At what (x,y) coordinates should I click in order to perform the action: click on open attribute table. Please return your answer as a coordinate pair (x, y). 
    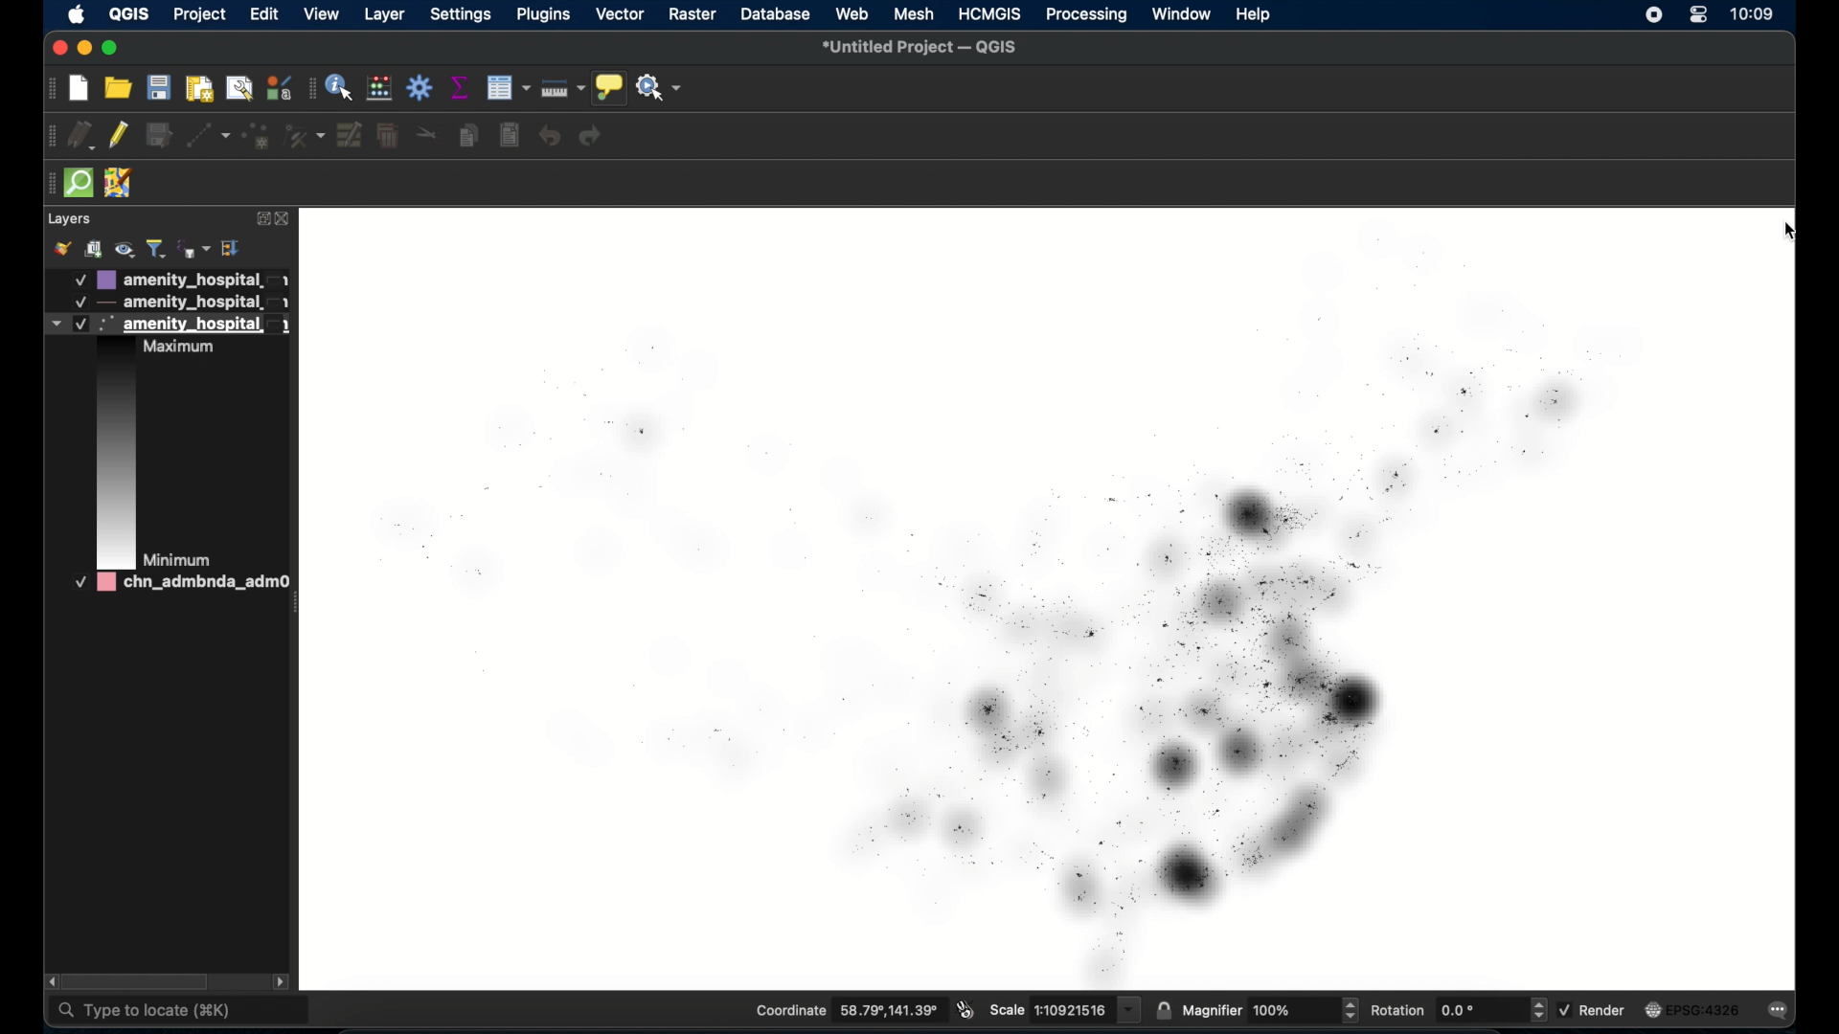
    Looking at the image, I should click on (507, 87).